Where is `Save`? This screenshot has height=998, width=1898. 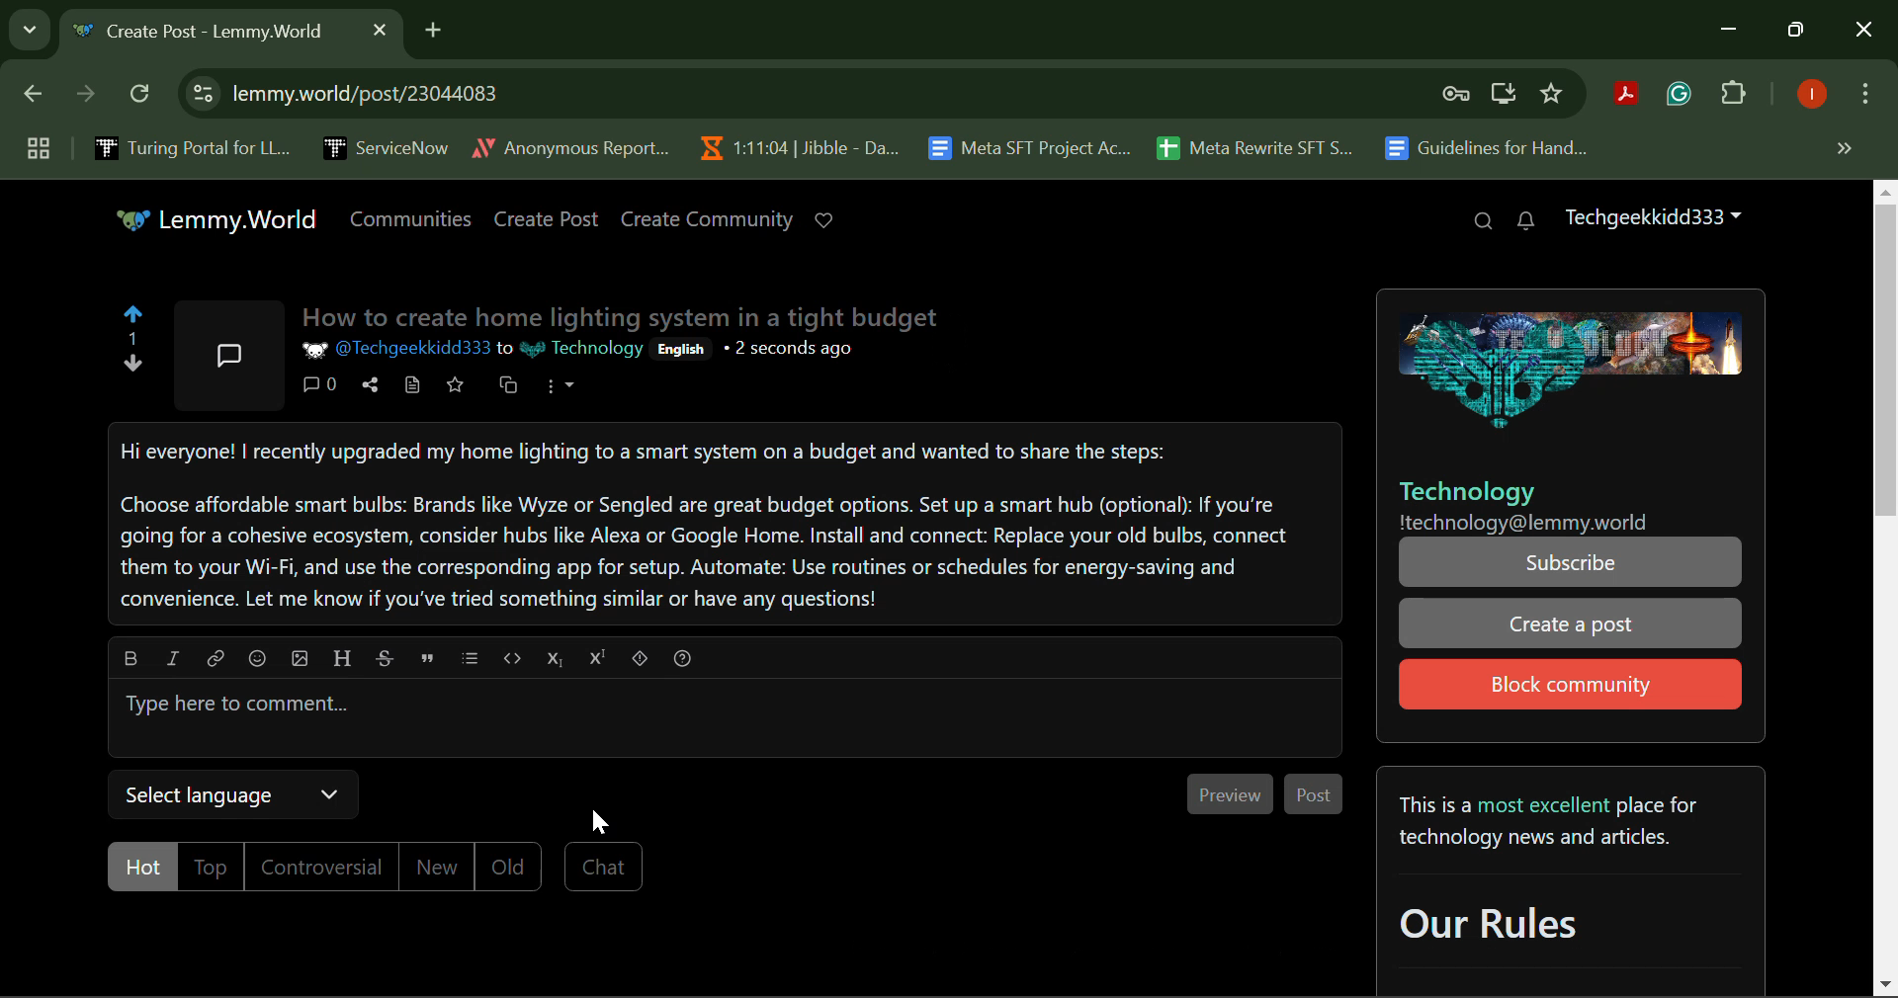 Save is located at coordinates (453, 385).